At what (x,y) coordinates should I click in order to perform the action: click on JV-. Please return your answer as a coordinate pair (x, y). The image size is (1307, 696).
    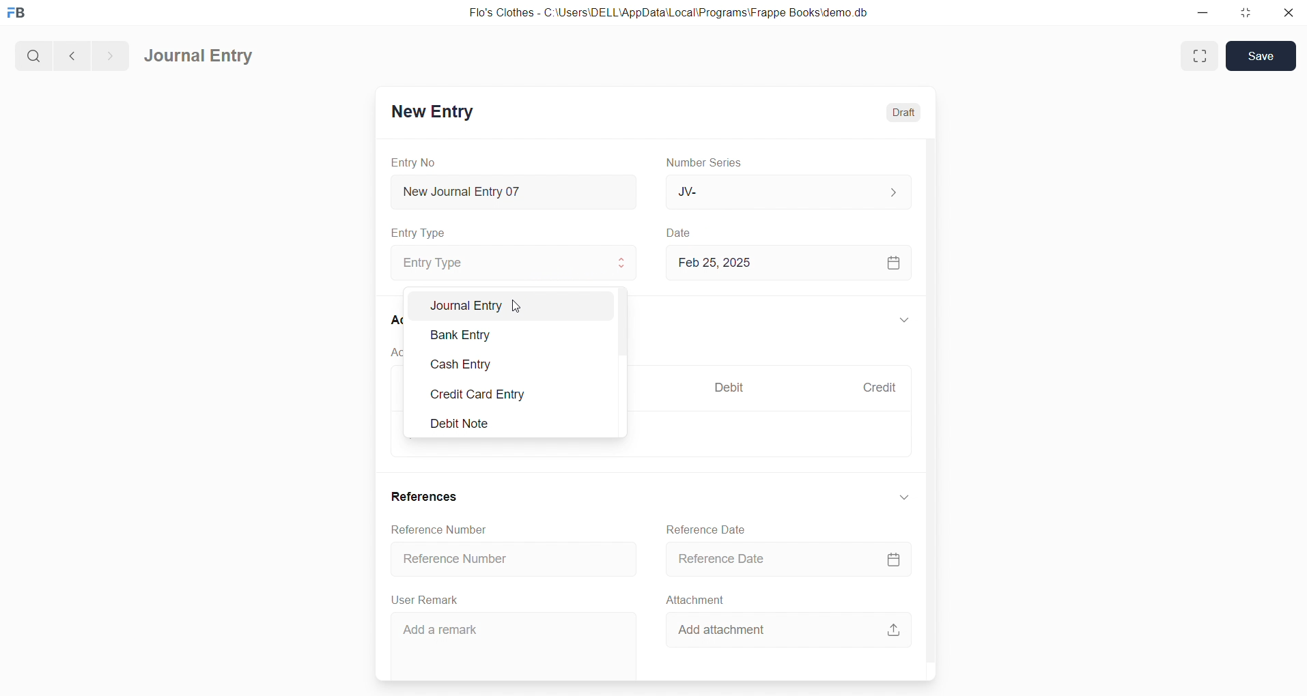
    Looking at the image, I should click on (787, 192).